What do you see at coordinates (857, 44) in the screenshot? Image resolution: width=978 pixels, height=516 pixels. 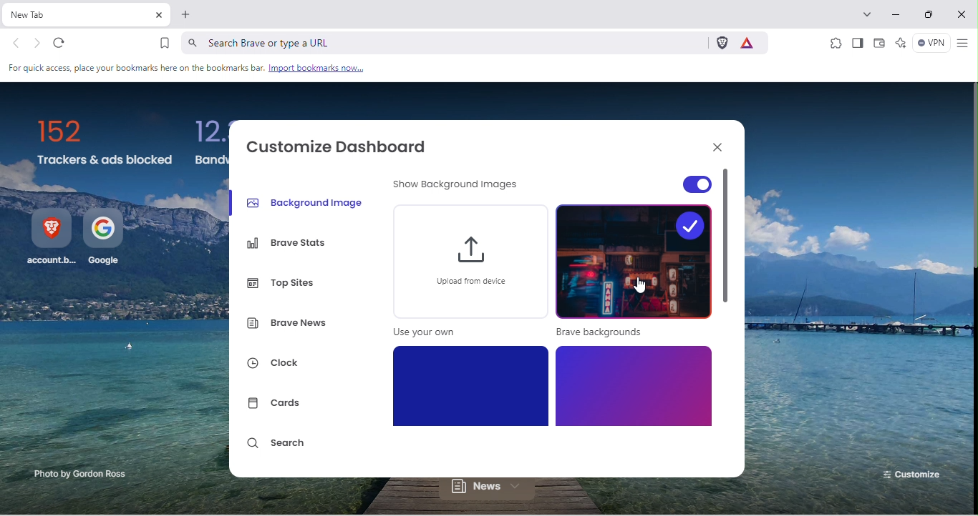 I see `Show sidebar` at bounding box center [857, 44].